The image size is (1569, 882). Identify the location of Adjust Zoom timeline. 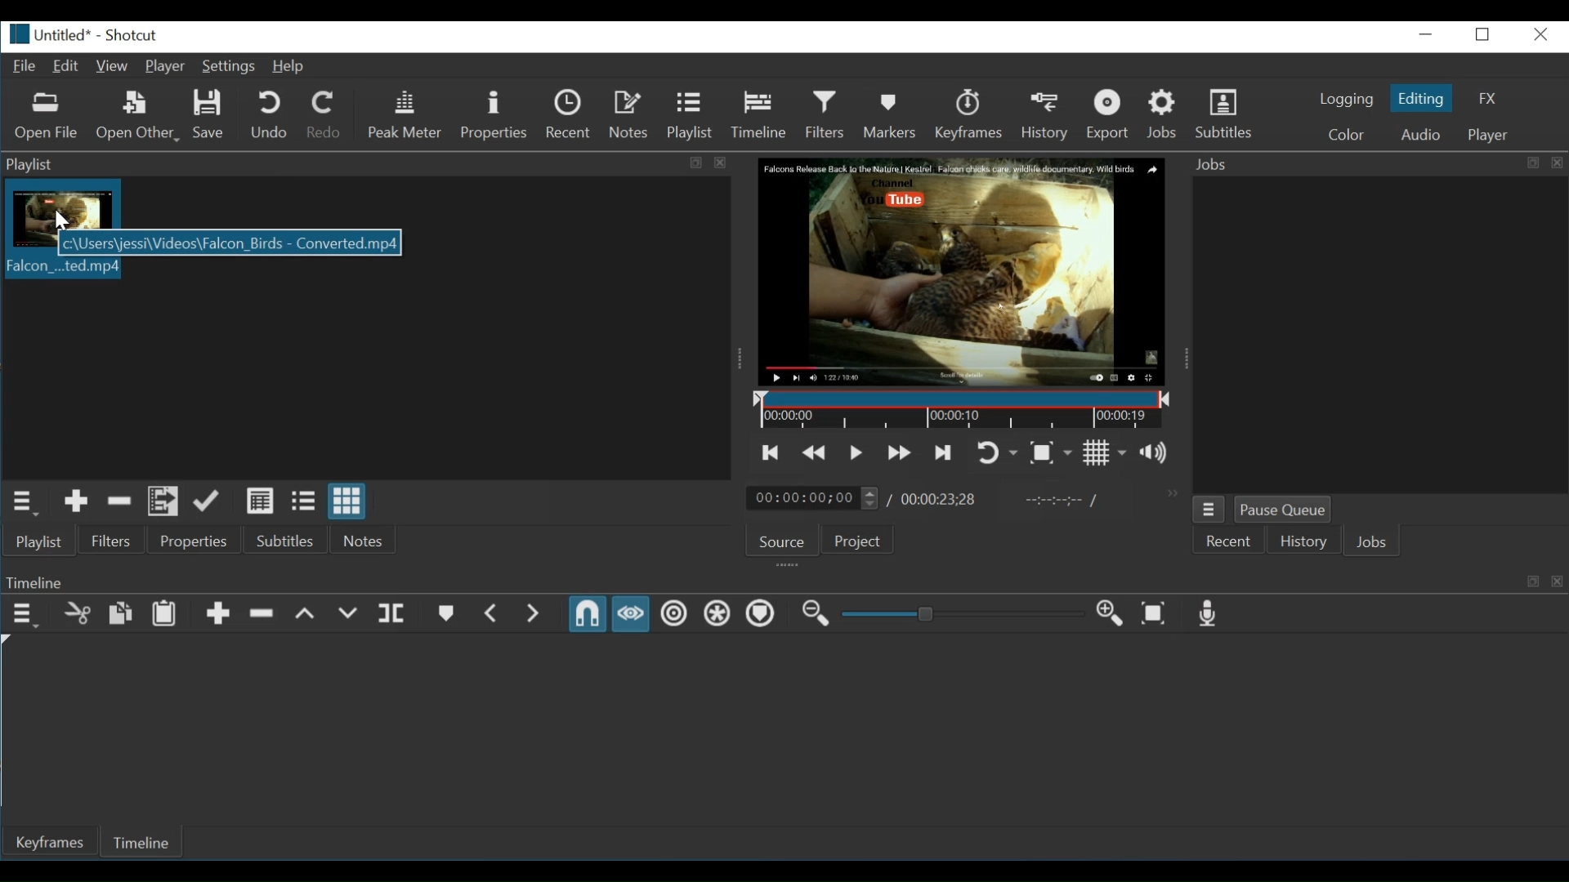
(960, 613).